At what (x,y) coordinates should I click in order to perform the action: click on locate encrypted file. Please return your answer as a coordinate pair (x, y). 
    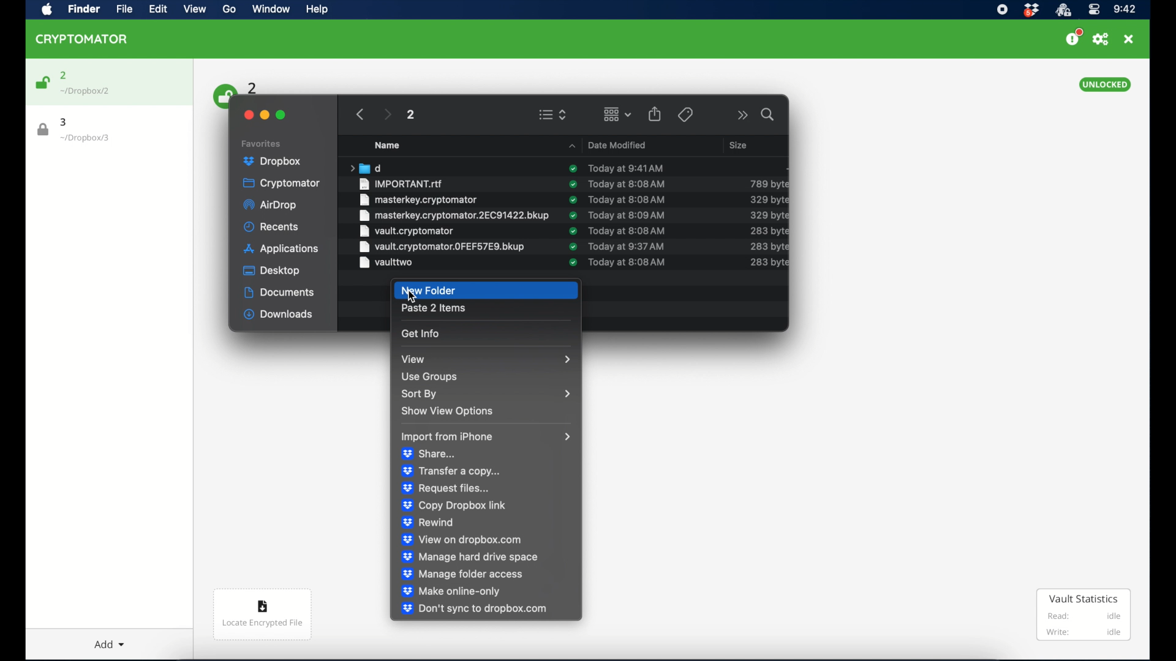
    Looking at the image, I should click on (262, 614).